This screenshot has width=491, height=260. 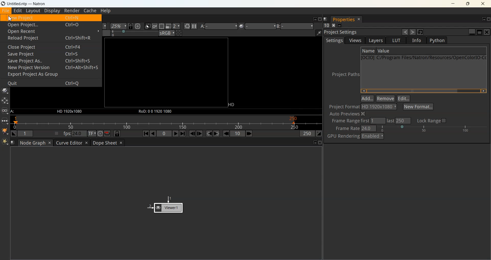 I want to click on Set the Playback at end, so click(x=319, y=133).